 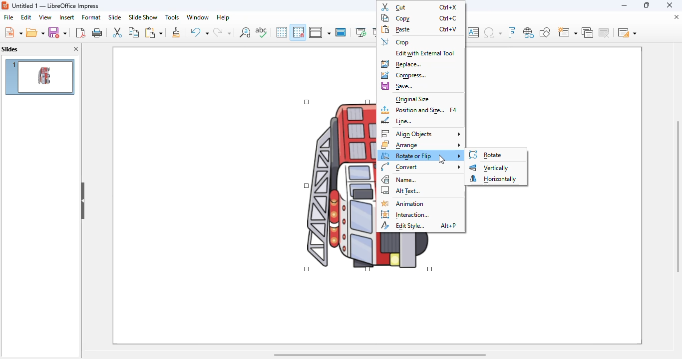 I want to click on edit with external tool, so click(x=425, y=53).